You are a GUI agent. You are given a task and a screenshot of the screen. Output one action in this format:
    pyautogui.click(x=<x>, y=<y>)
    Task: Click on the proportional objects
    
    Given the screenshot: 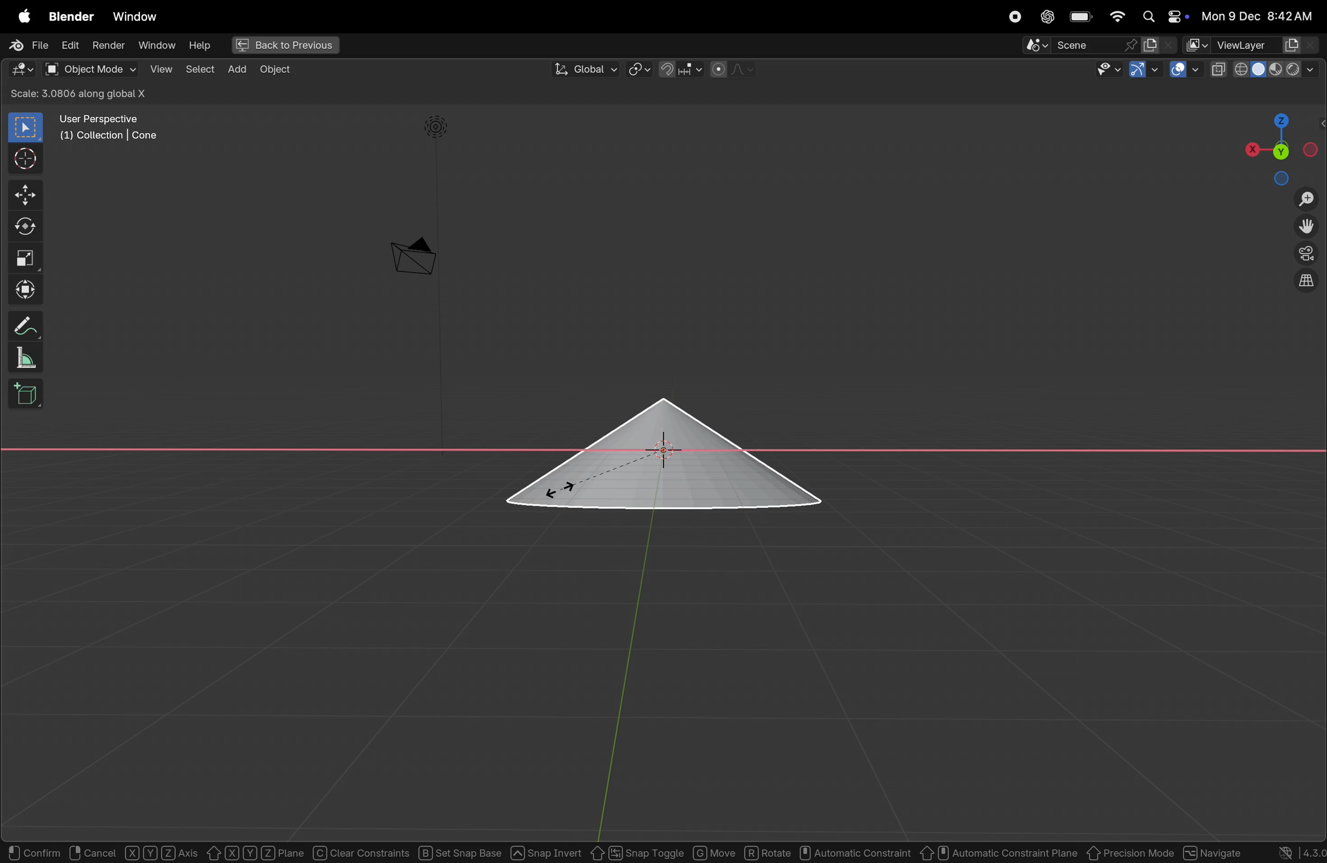 What is the action you would take?
    pyautogui.click(x=735, y=69)
    